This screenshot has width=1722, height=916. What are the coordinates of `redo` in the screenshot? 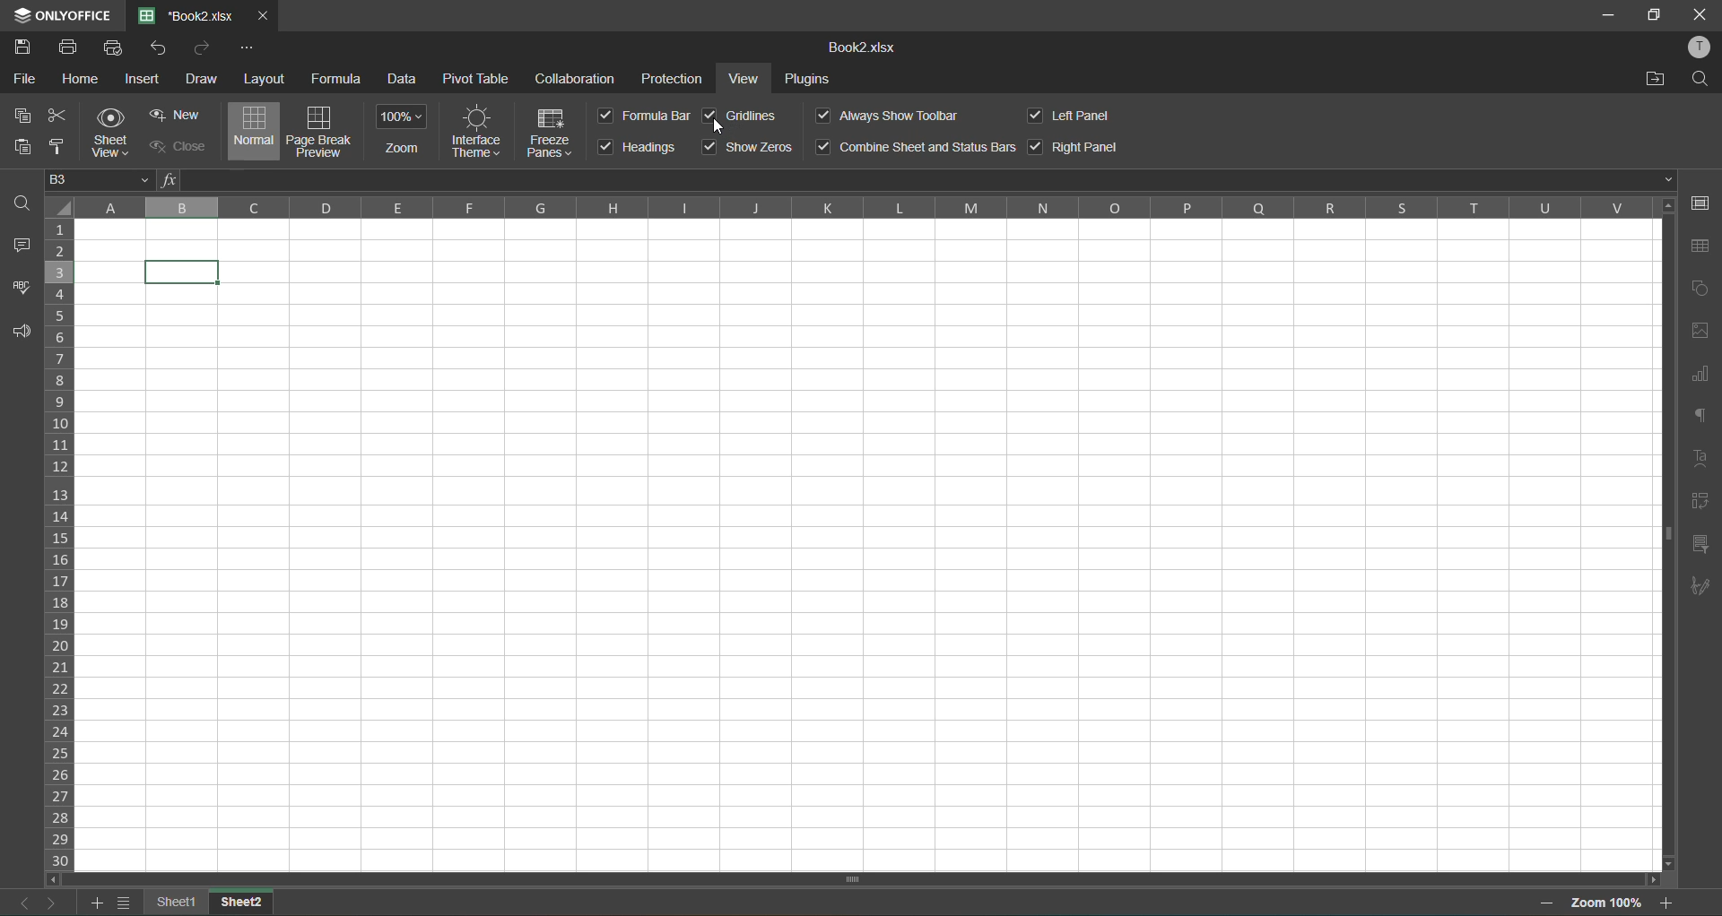 It's located at (201, 49).